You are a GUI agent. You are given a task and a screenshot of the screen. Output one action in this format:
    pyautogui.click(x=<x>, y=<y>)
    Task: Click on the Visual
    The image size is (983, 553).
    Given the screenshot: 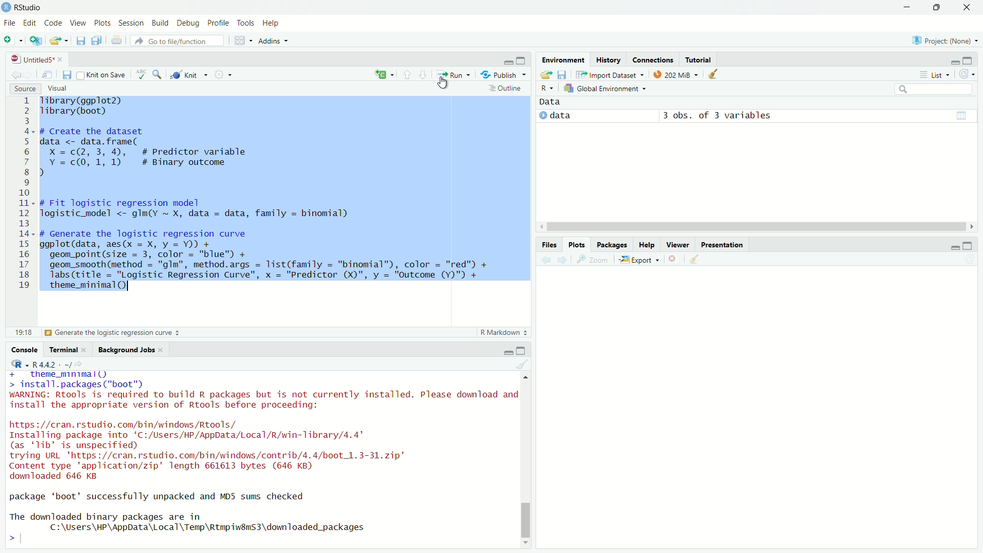 What is the action you would take?
    pyautogui.click(x=57, y=88)
    